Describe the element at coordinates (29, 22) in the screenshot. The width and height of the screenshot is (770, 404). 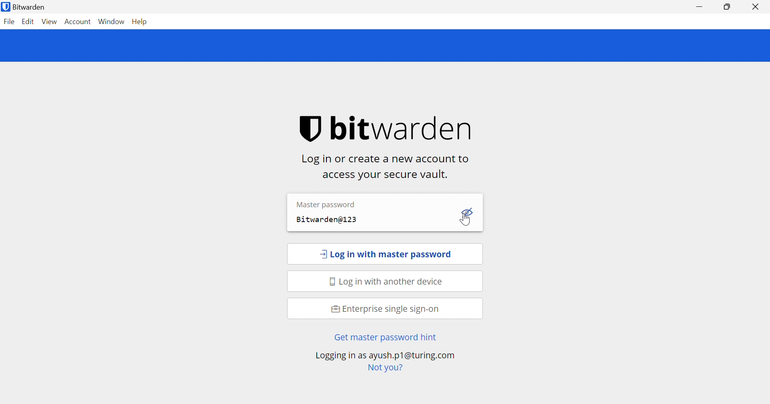
I see `Edit` at that location.